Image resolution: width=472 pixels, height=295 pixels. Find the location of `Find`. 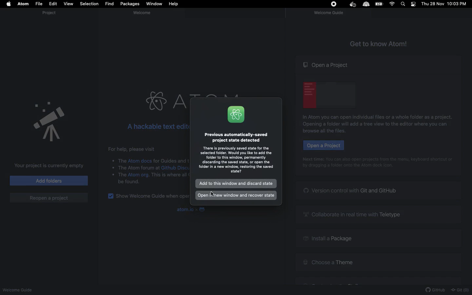

Find is located at coordinates (109, 4).